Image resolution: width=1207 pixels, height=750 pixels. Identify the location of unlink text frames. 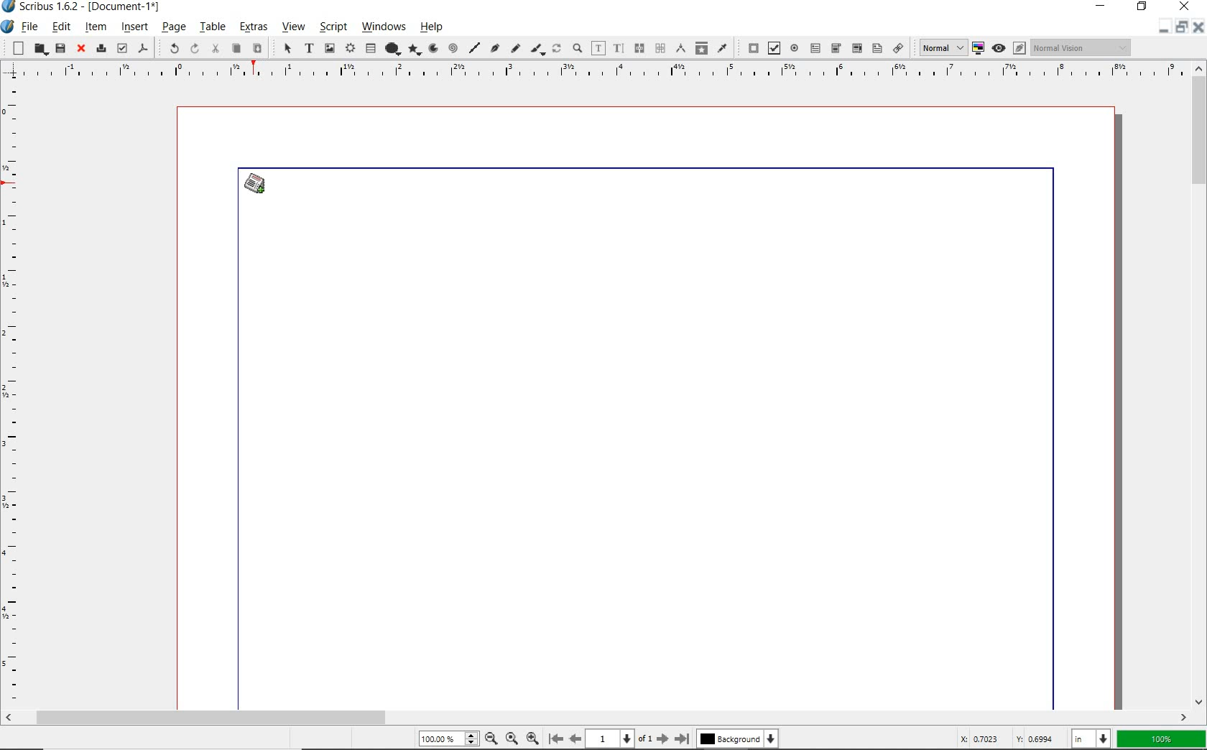
(660, 47).